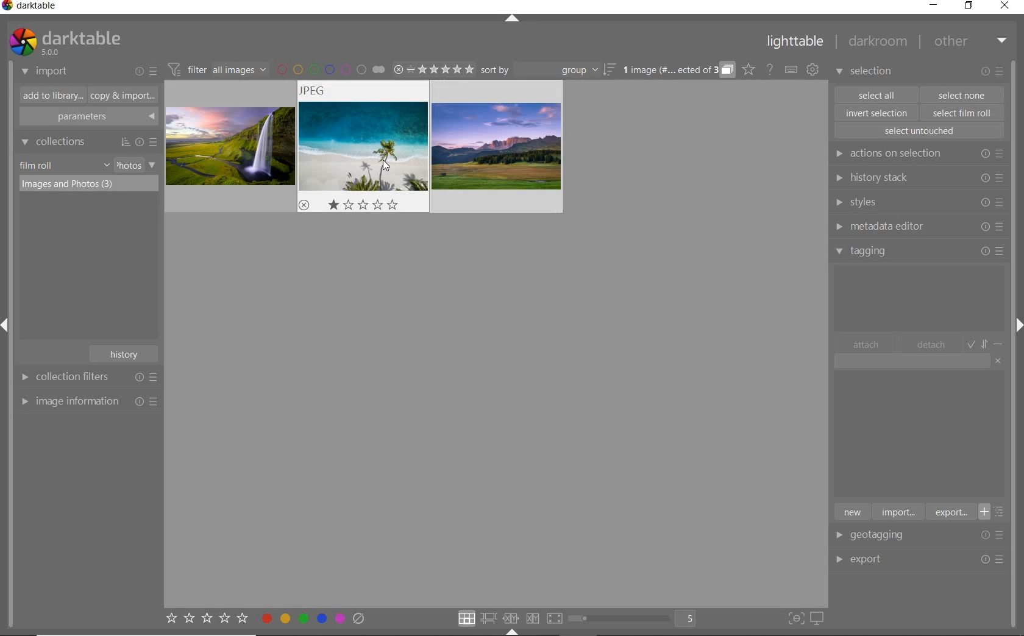  Describe the element at coordinates (994, 560) in the screenshot. I see `Options` at that location.